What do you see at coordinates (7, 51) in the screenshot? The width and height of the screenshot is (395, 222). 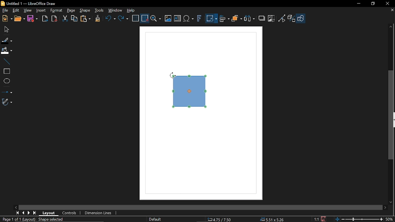 I see `Fill color` at bounding box center [7, 51].